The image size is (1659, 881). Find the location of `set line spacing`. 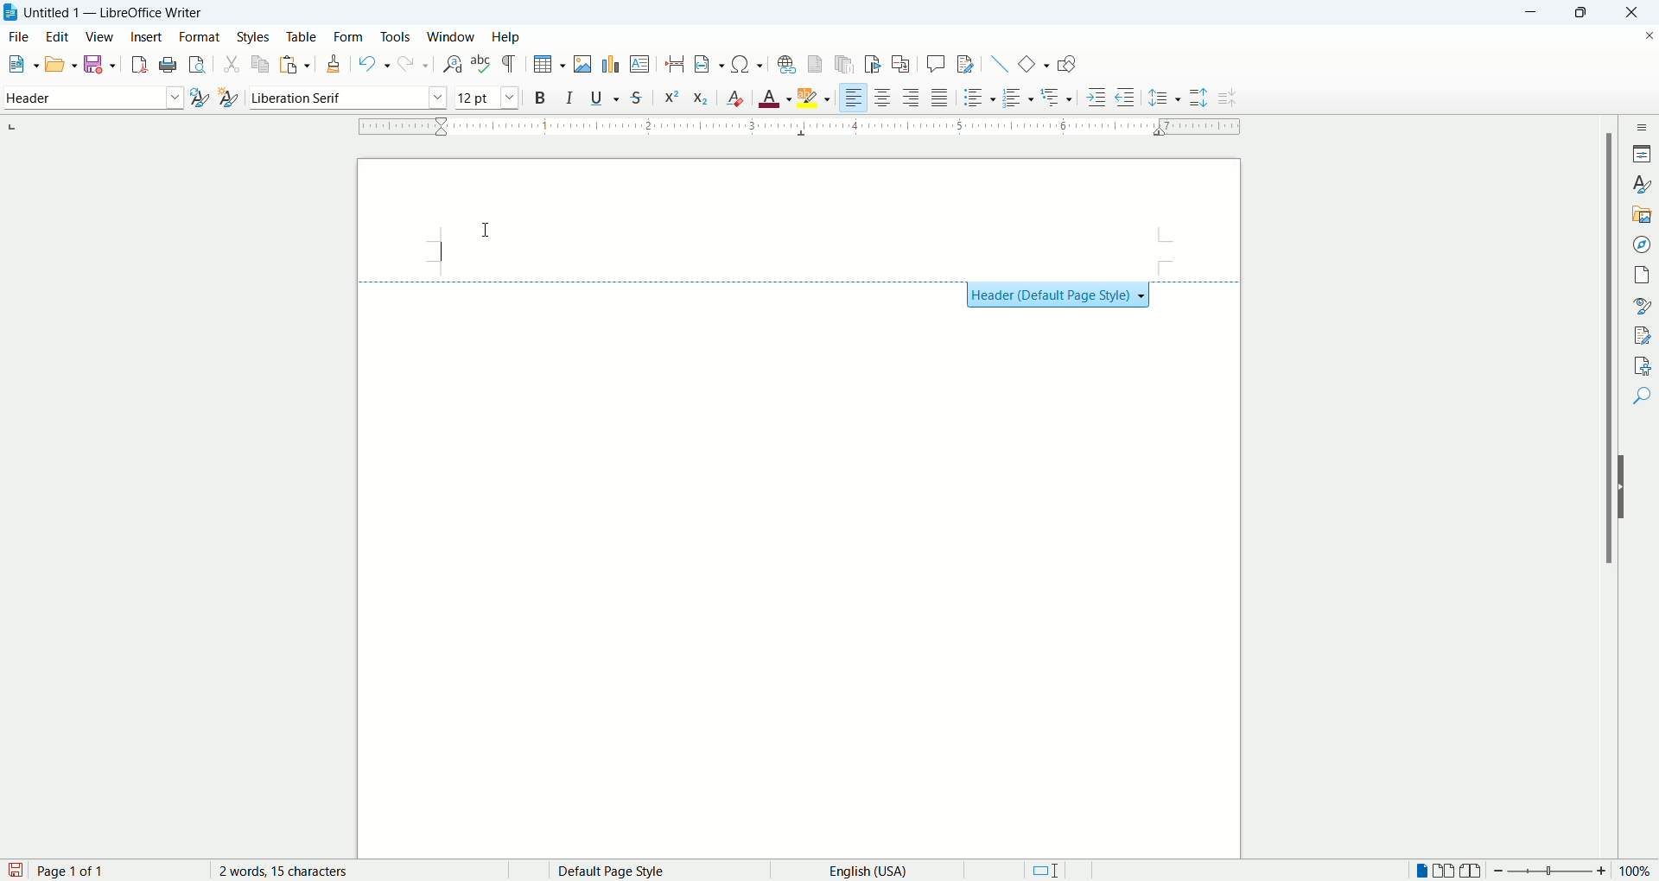

set line spacing is located at coordinates (1164, 97).